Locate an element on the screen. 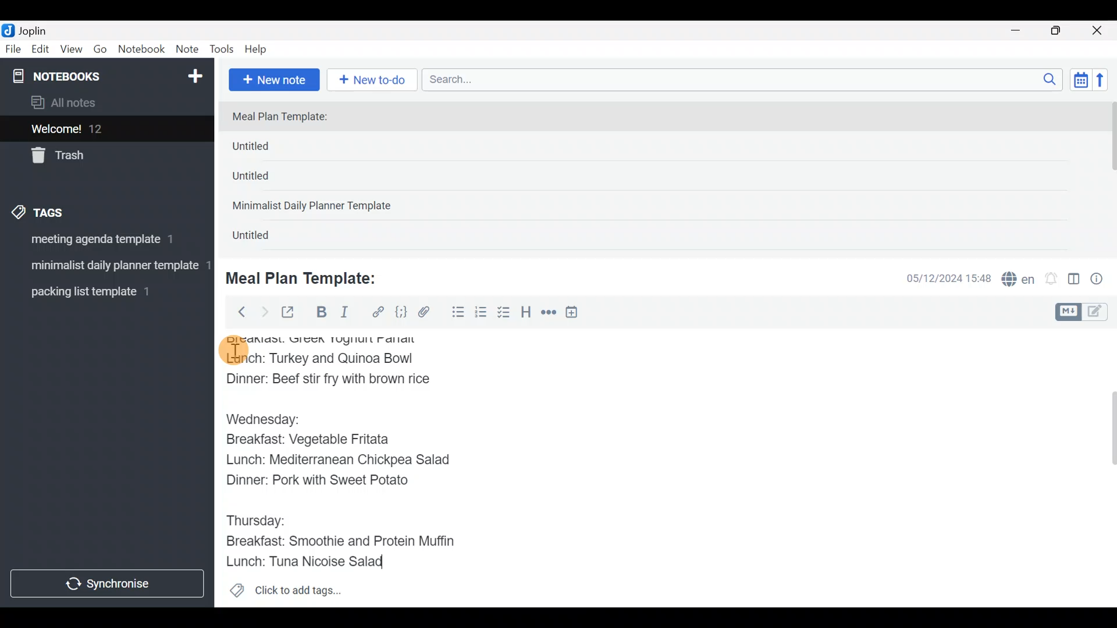 This screenshot has height=628, width=1117. Code is located at coordinates (400, 312).